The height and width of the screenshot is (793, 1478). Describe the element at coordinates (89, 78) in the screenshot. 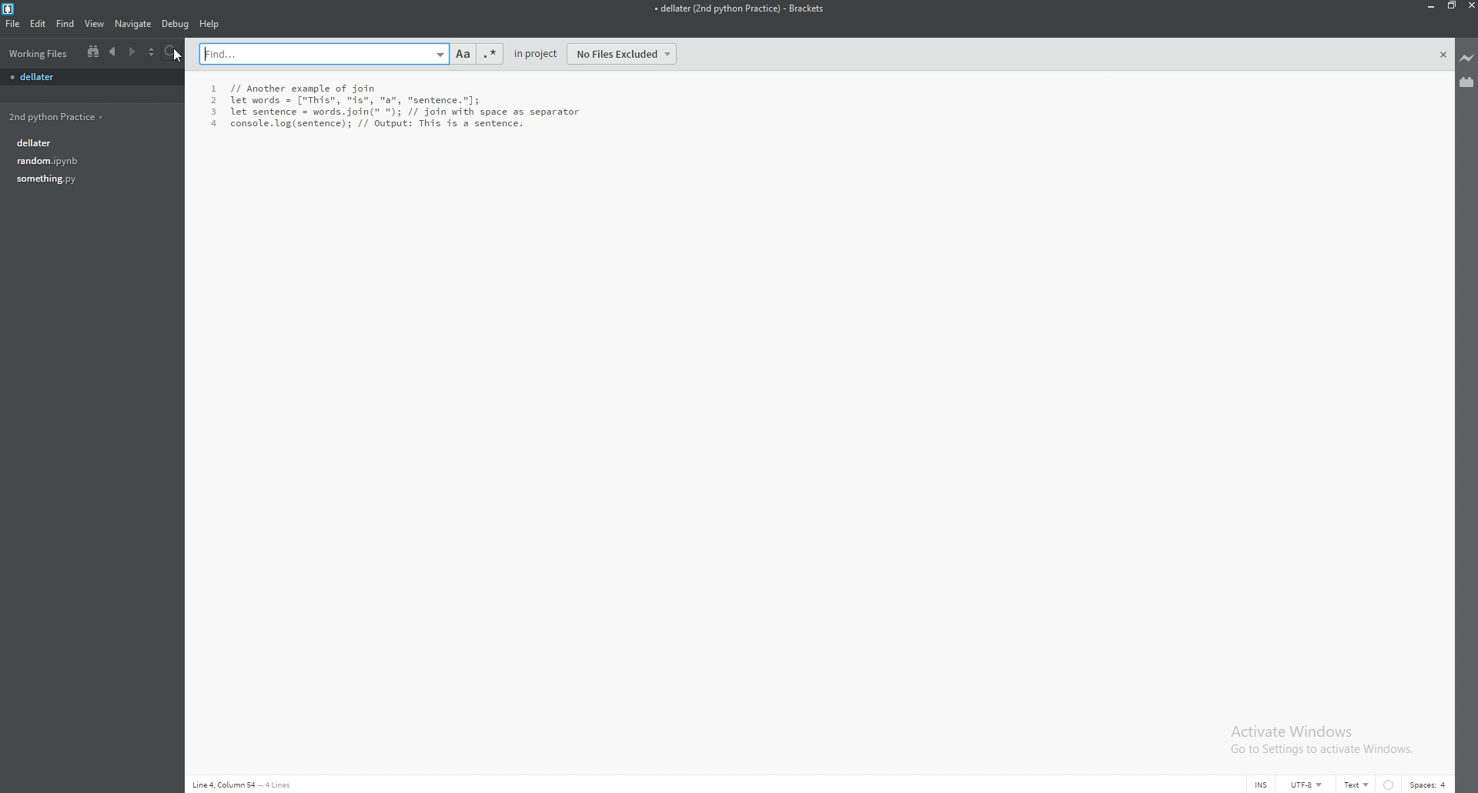

I see `file` at that location.